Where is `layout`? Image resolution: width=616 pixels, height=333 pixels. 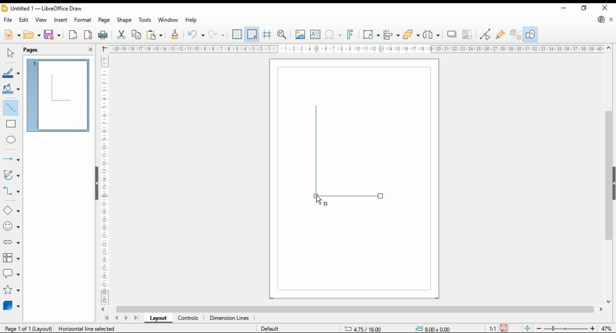
layout is located at coordinates (158, 319).